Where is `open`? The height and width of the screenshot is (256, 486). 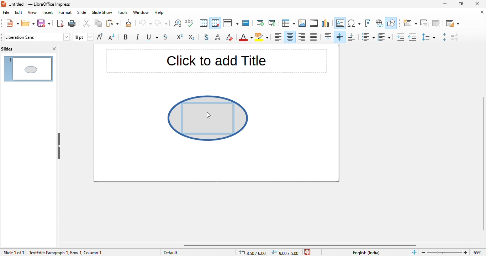
open is located at coordinates (27, 23).